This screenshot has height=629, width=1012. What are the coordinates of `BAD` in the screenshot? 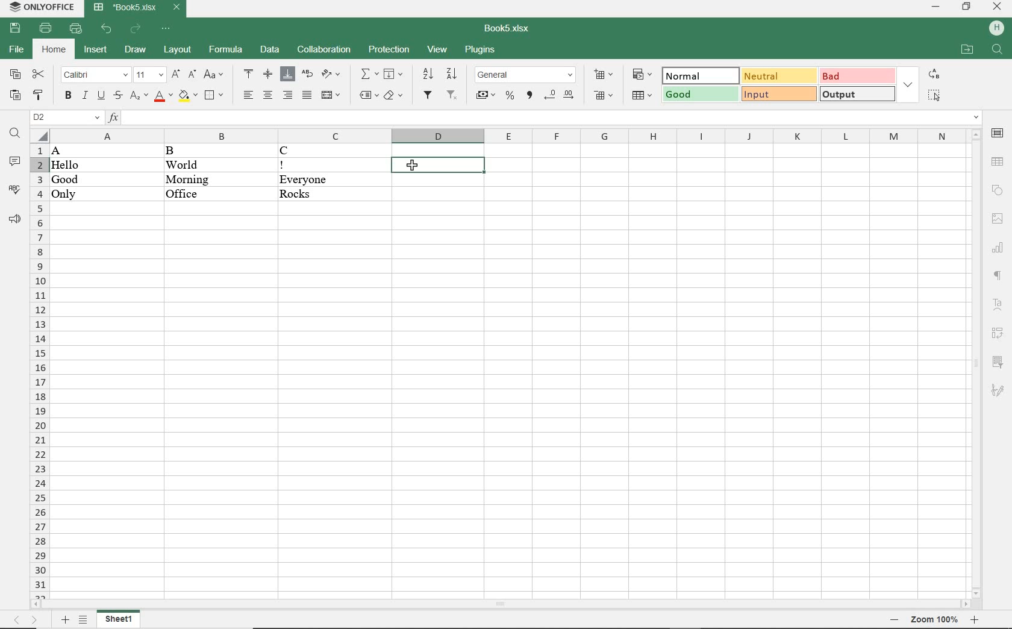 It's located at (857, 77).